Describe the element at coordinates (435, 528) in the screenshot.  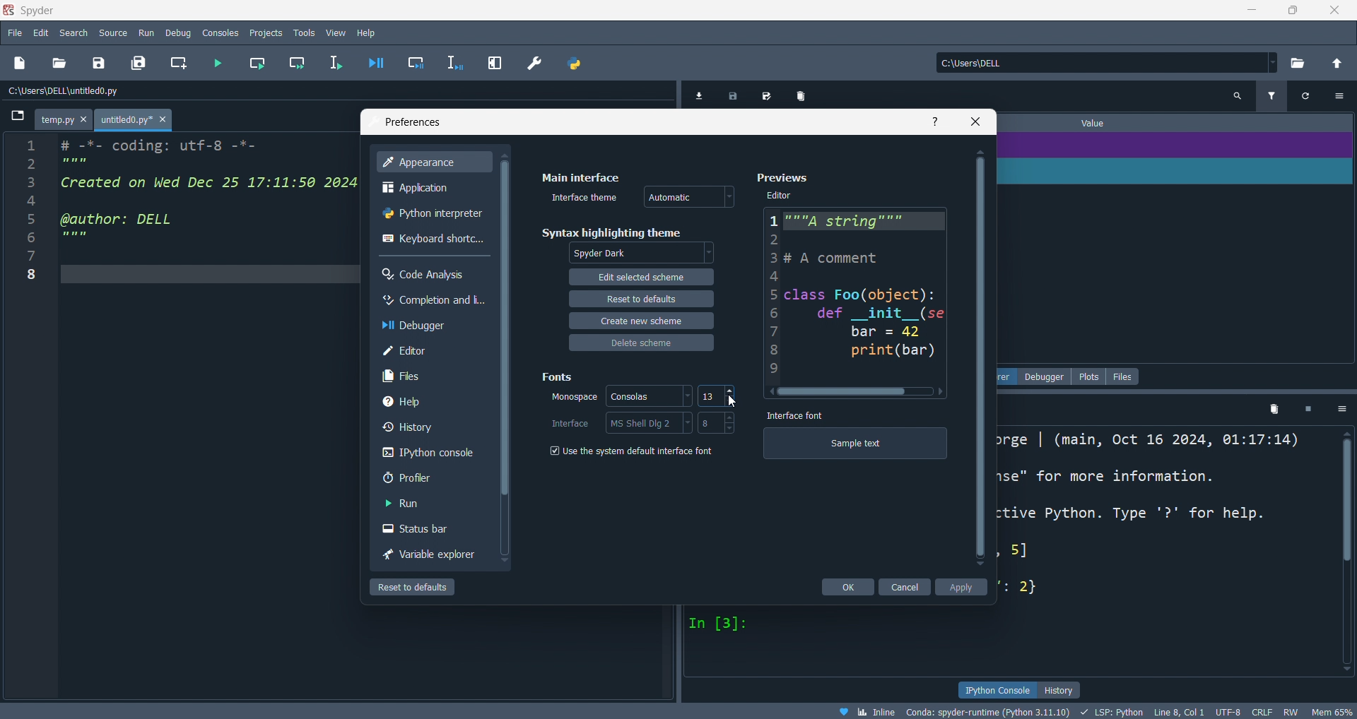
I see `status bar` at that location.